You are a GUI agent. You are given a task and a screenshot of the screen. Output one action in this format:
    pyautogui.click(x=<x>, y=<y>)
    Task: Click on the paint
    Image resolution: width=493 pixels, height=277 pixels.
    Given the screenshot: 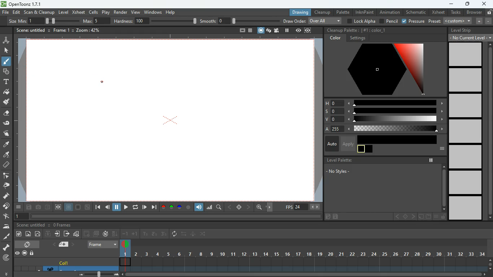 What is the action you would take?
    pyautogui.click(x=5, y=155)
    